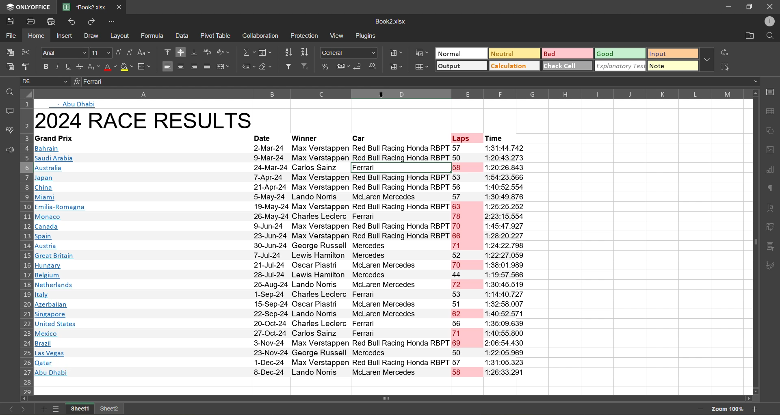  What do you see at coordinates (154, 36) in the screenshot?
I see `formula` at bounding box center [154, 36].